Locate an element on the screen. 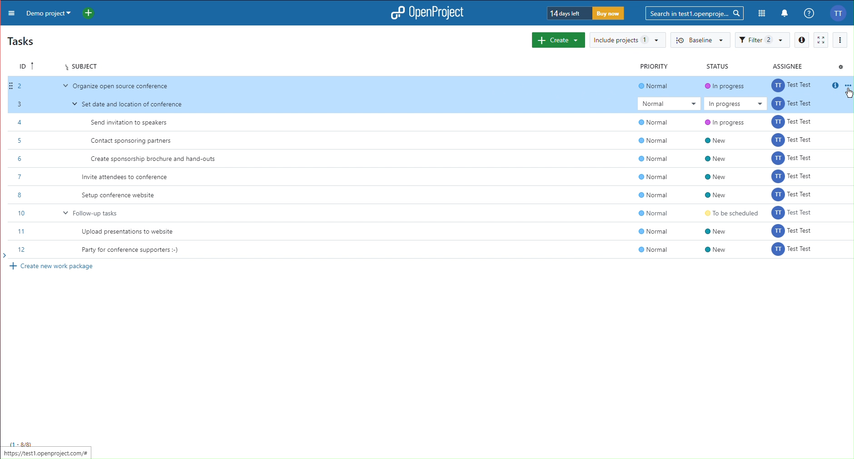  Invite attendees to conference is located at coordinates (126, 177).